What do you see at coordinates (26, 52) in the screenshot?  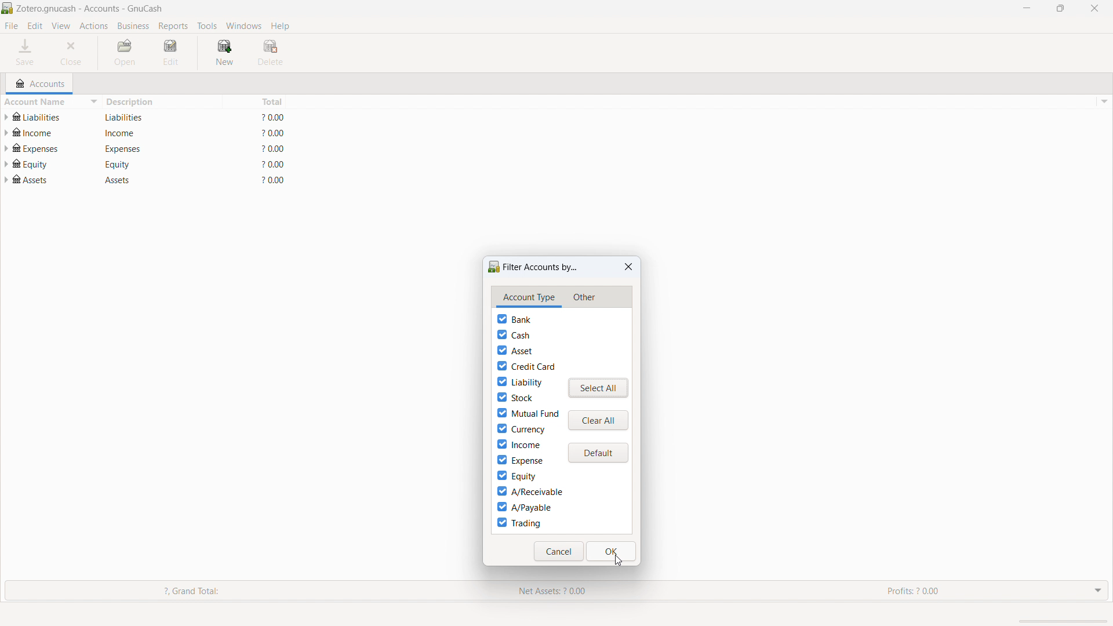 I see `save` at bounding box center [26, 52].